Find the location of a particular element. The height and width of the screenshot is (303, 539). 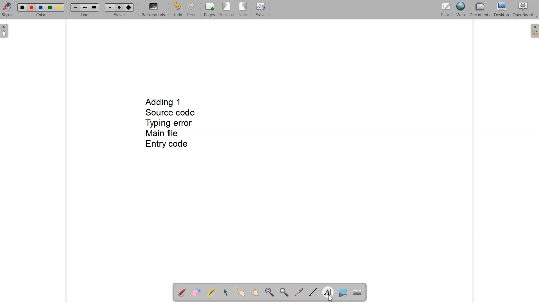

Erase annotation is located at coordinates (196, 292).